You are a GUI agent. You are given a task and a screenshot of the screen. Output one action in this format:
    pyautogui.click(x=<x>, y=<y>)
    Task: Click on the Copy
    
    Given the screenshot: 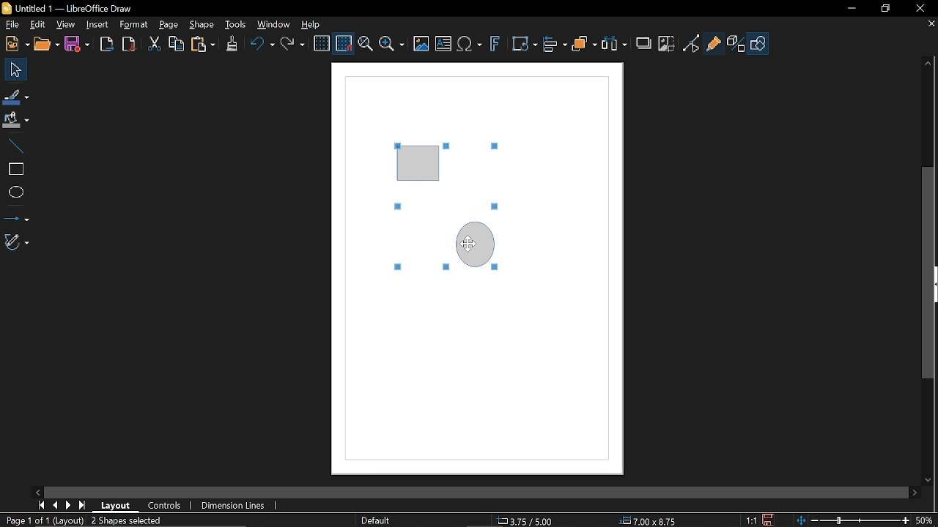 What is the action you would take?
    pyautogui.click(x=175, y=44)
    